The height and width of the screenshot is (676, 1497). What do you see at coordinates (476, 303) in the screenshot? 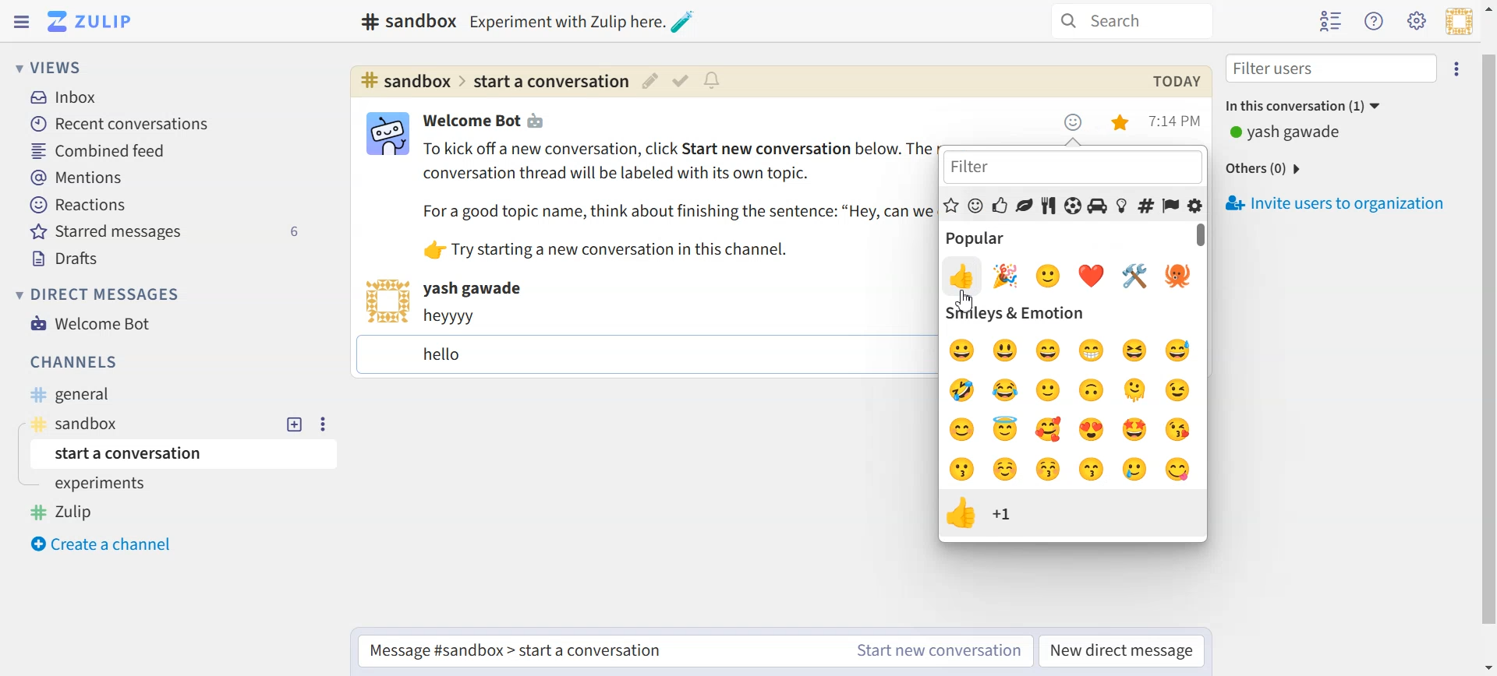
I see `Text` at bounding box center [476, 303].